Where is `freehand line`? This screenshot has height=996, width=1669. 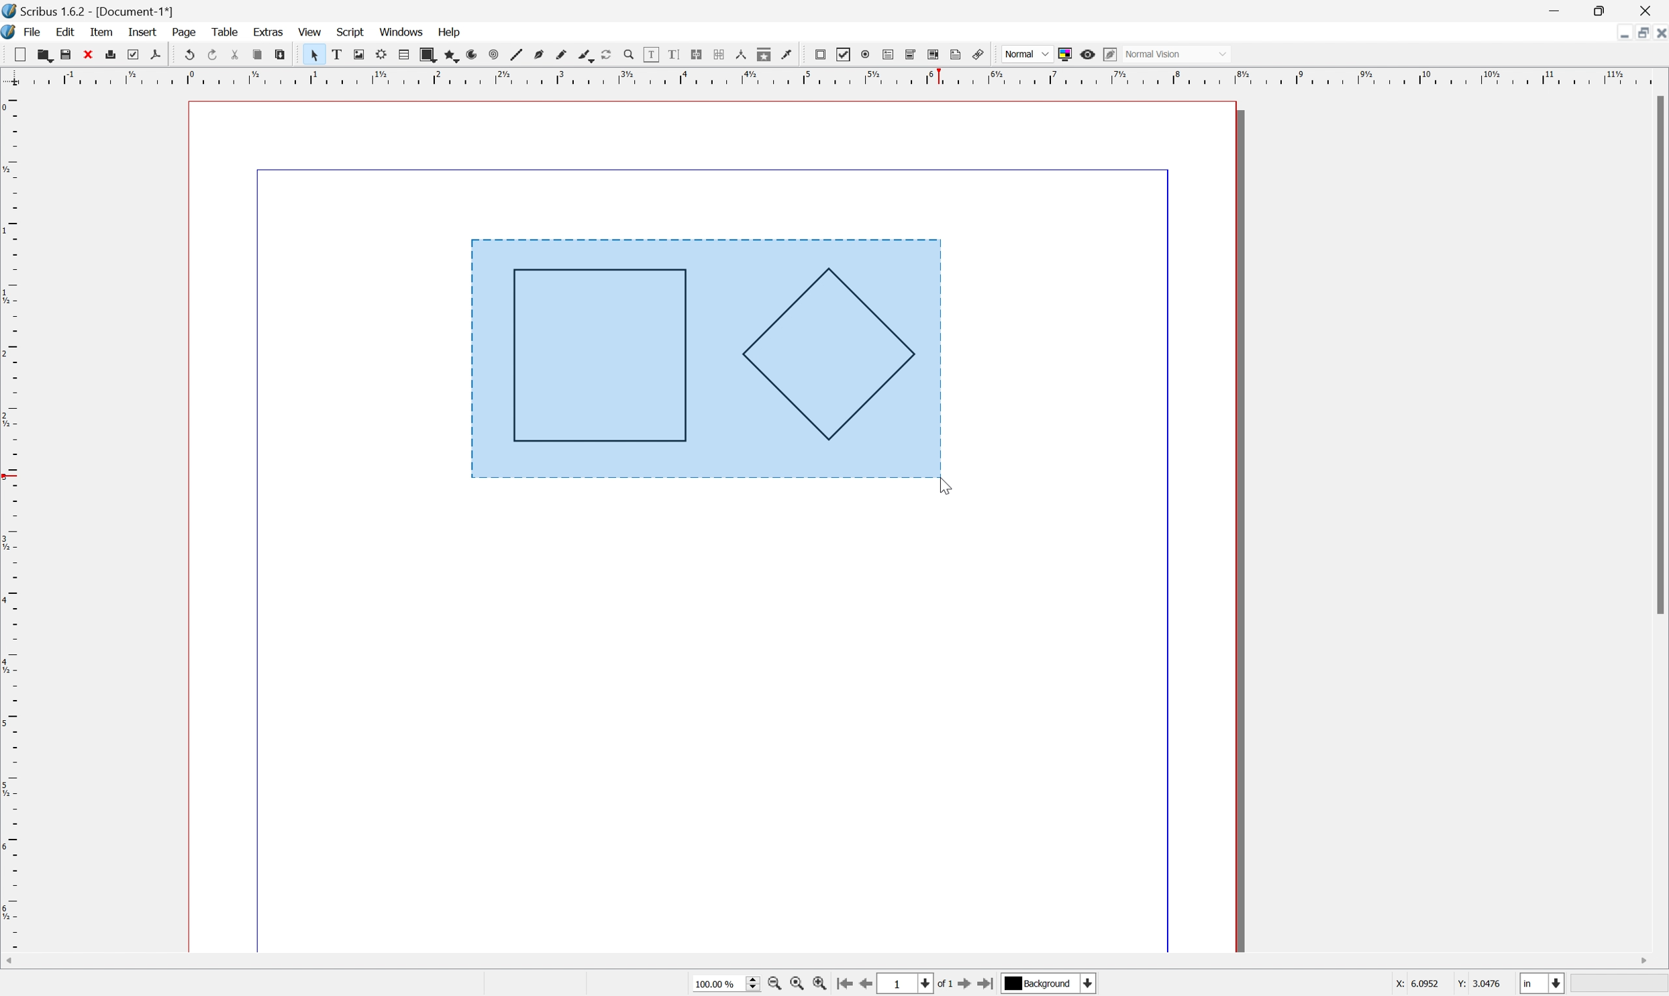 freehand line is located at coordinates (558, 55).